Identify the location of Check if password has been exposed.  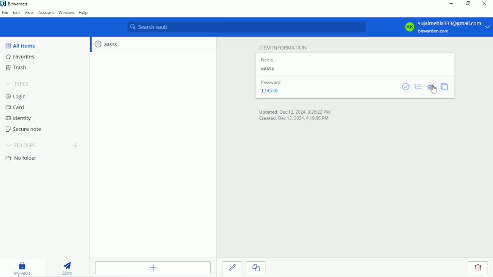
(407, 87).